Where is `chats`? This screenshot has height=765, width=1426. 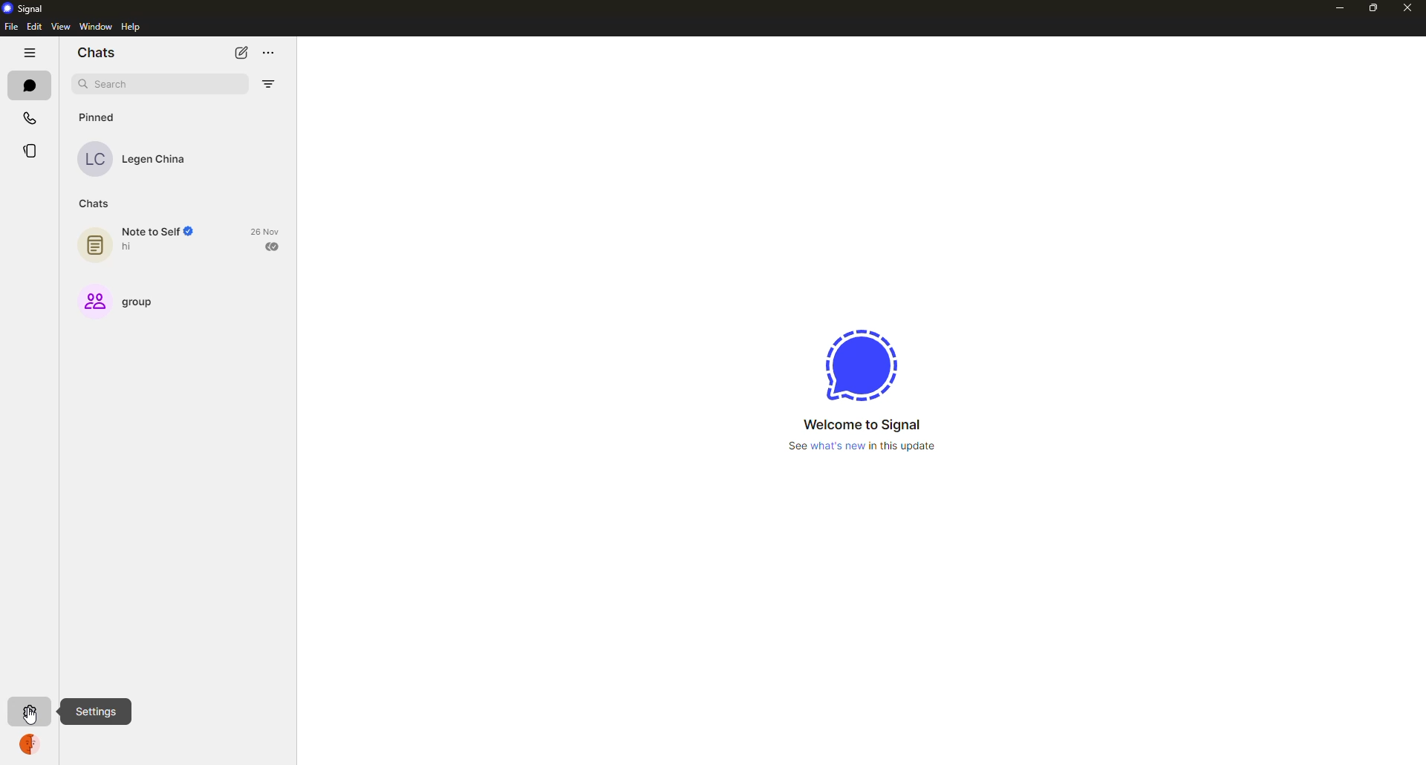
chats is located at coordinates (95, 53).